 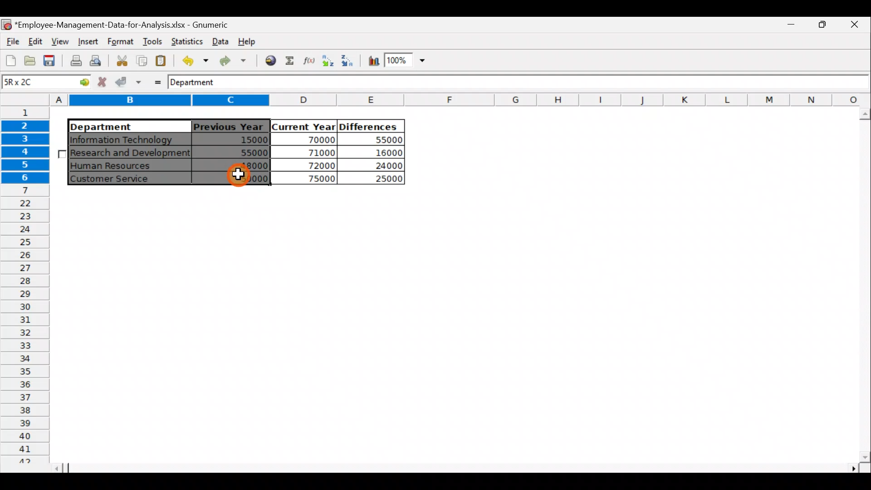 What do you see at coordinates (372, 61) in the screenshot?
I see `Insert a chart` at bounding box center [372, 61].